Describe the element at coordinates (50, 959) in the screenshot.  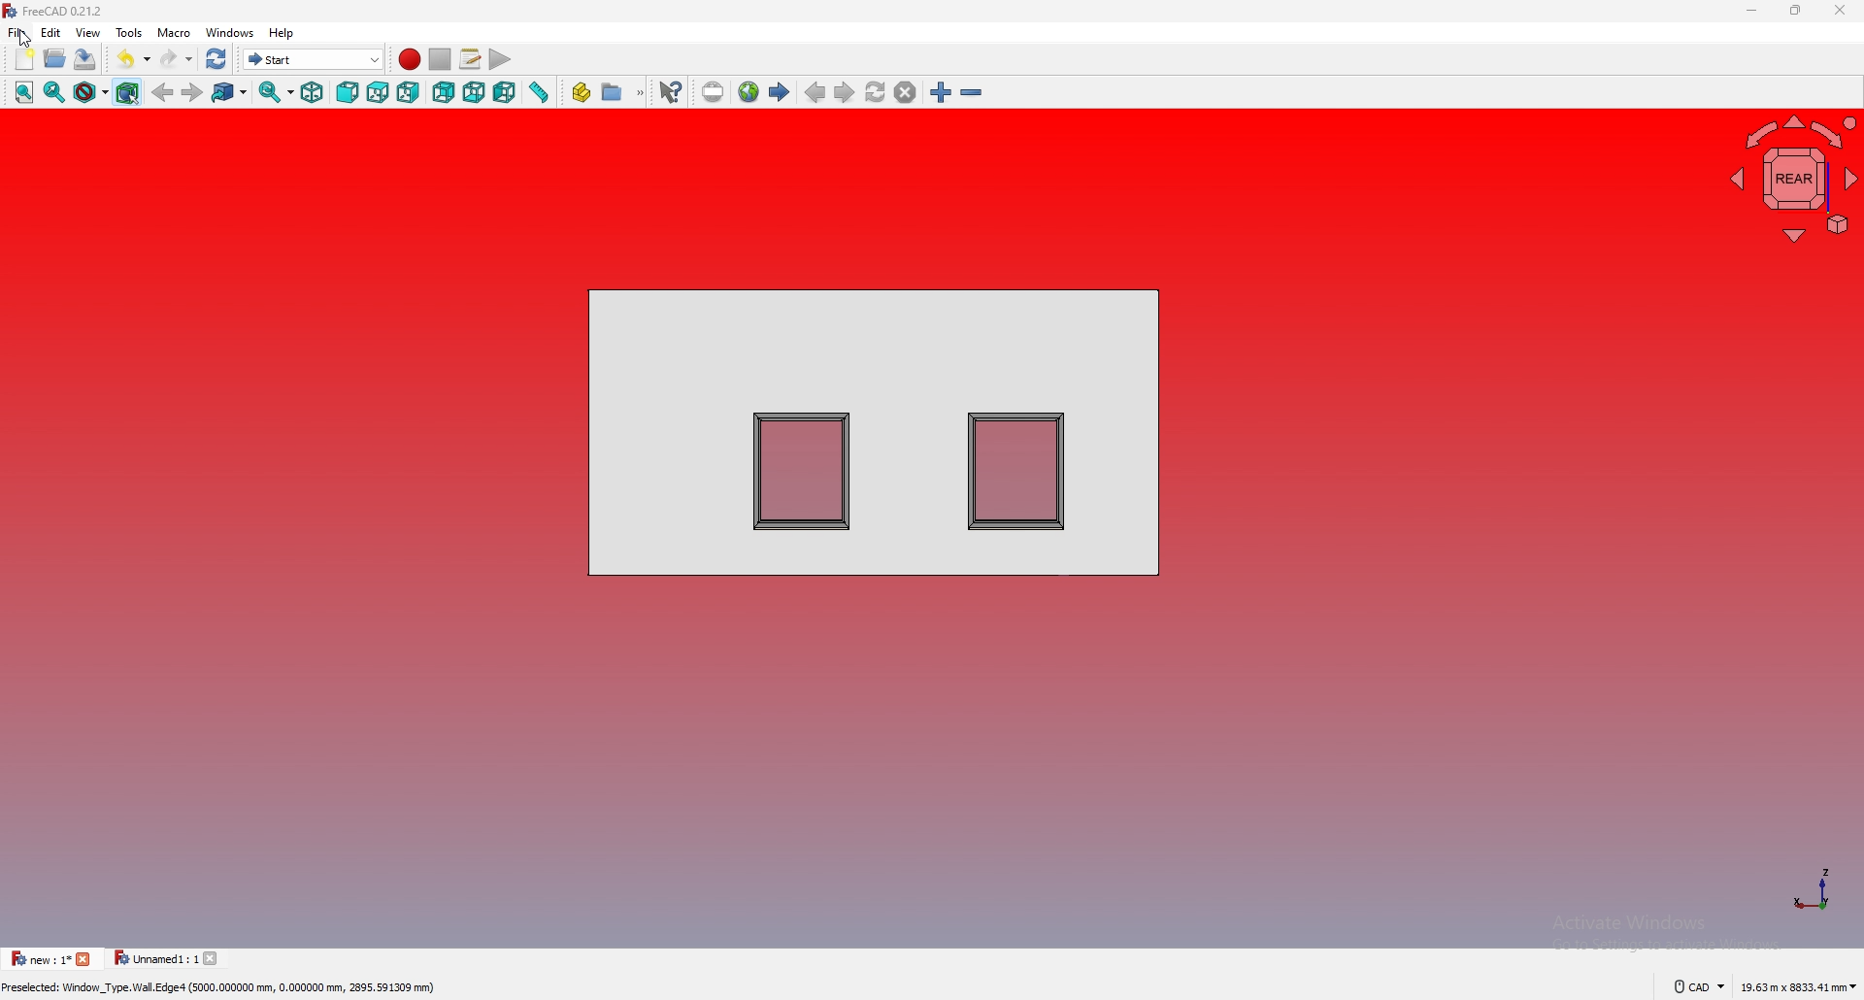
I see `tab 1` at that location.